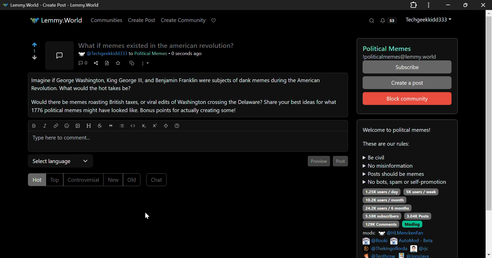 The height and width of the screenshot is (258, 492). I want to click on Controversial Comment Filter Unselected, so click(84, 179).